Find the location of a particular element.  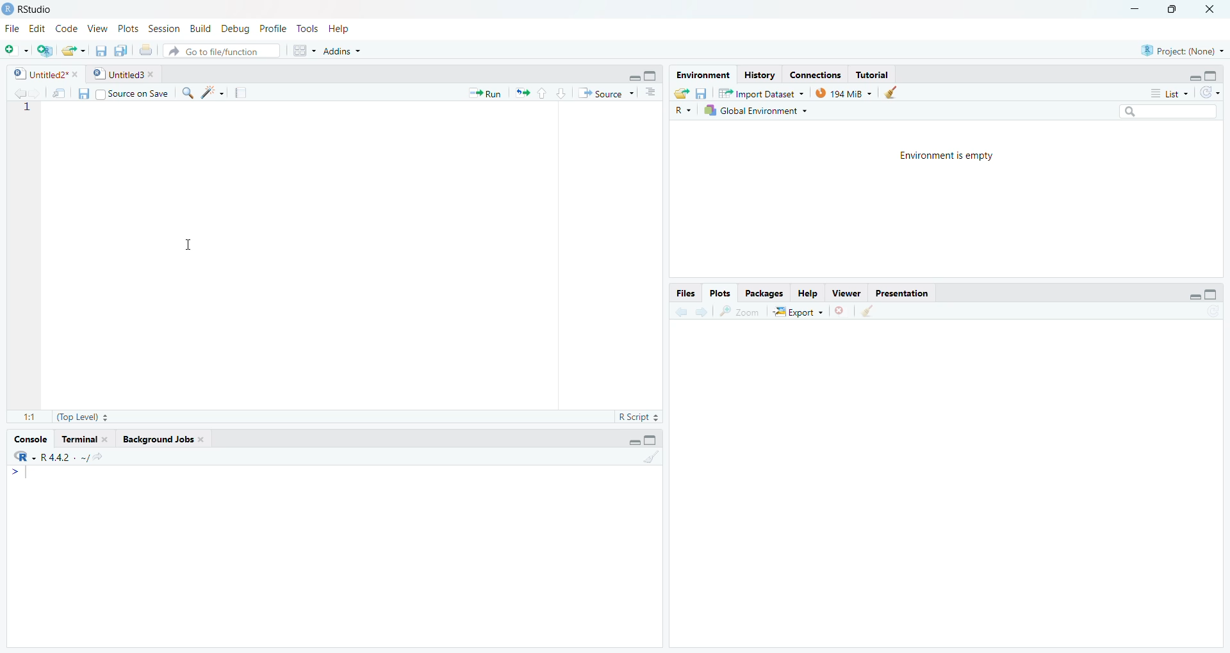

Maximize is located at coordinates (1213, 292).